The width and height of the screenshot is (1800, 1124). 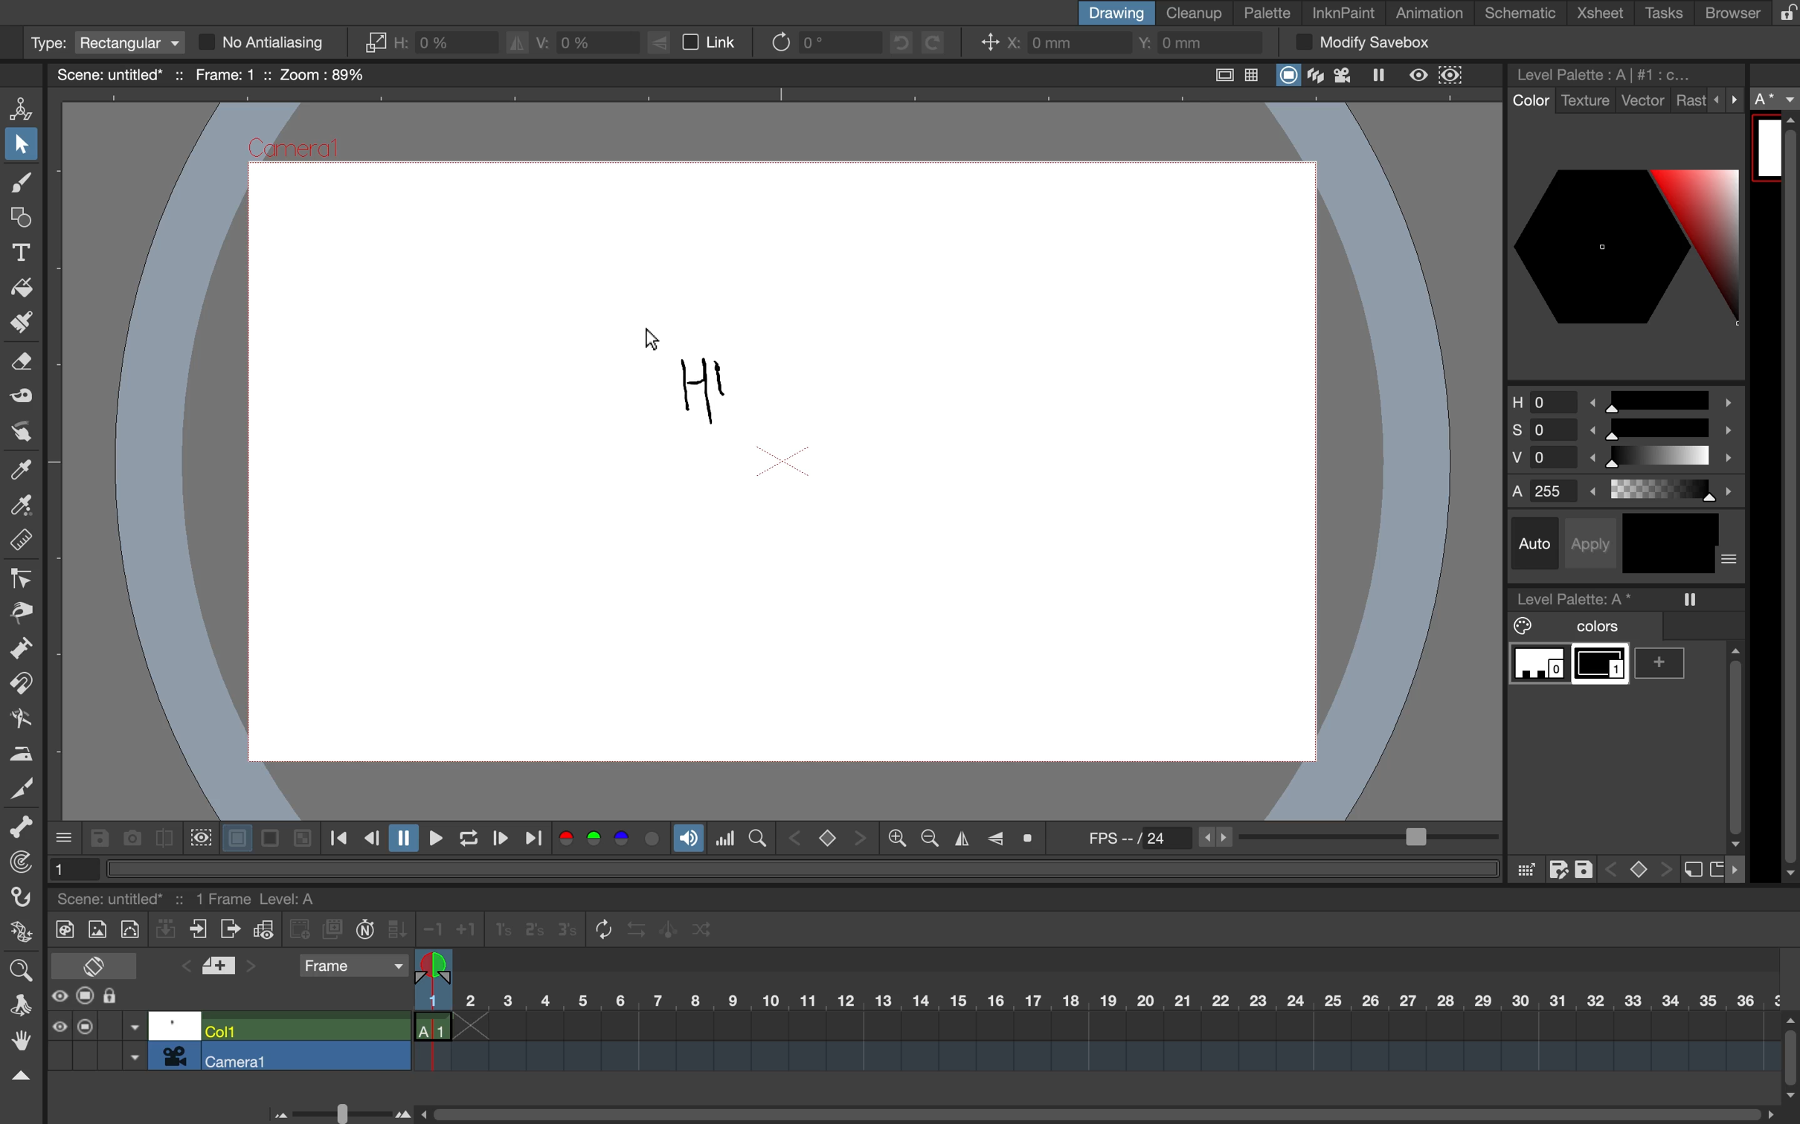 I want to click on black background, so click(x=269, y=839).